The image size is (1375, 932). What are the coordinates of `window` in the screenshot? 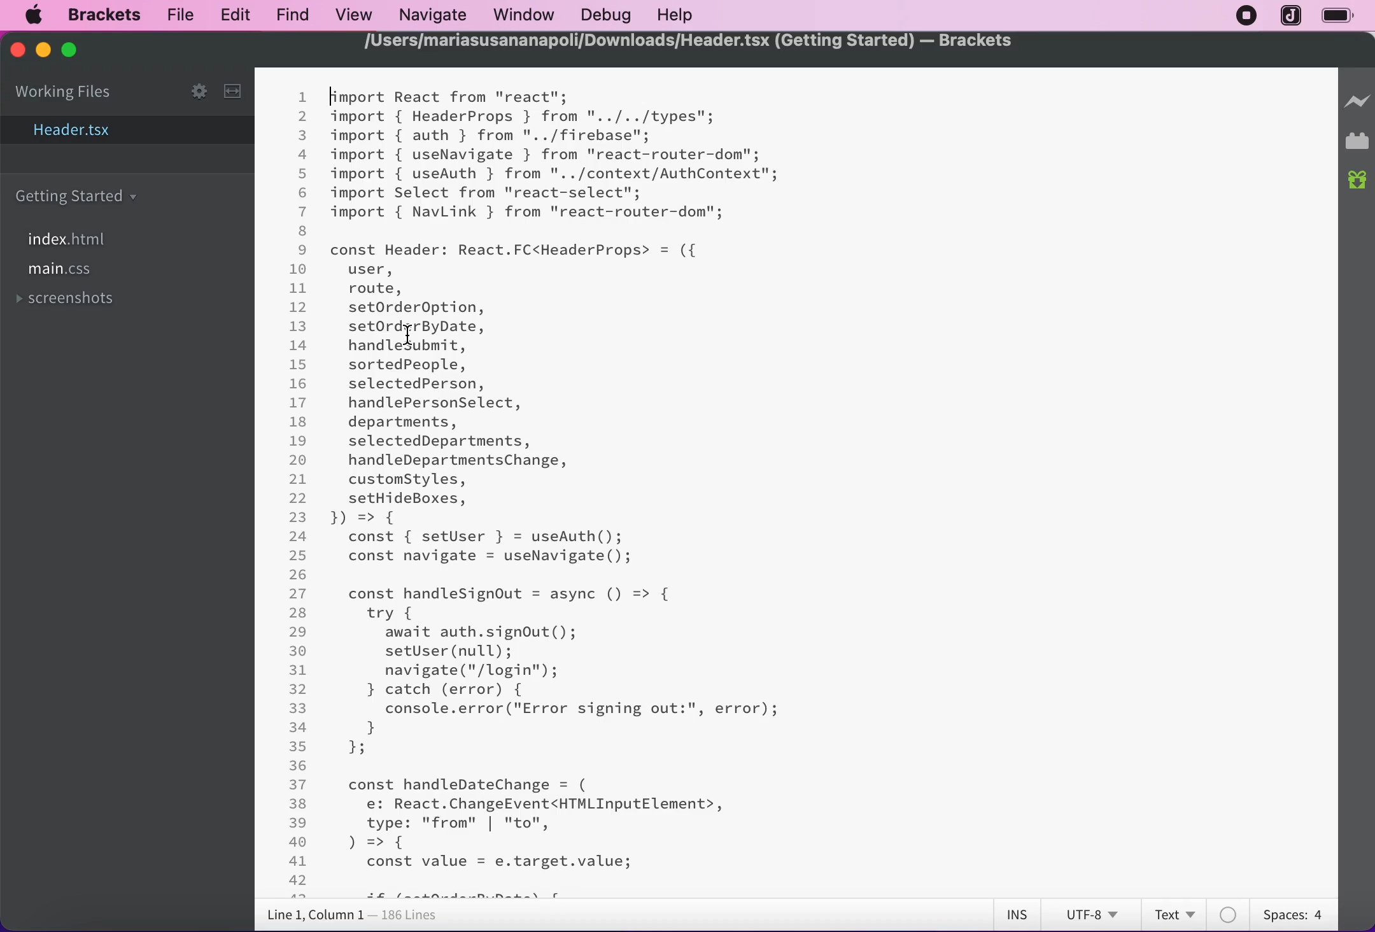 It's located at (525, 14).